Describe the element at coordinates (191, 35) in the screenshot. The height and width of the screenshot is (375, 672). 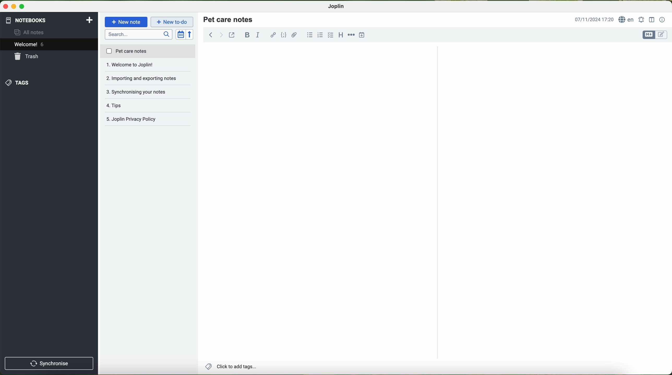
I see `reverse sort order` at that location.